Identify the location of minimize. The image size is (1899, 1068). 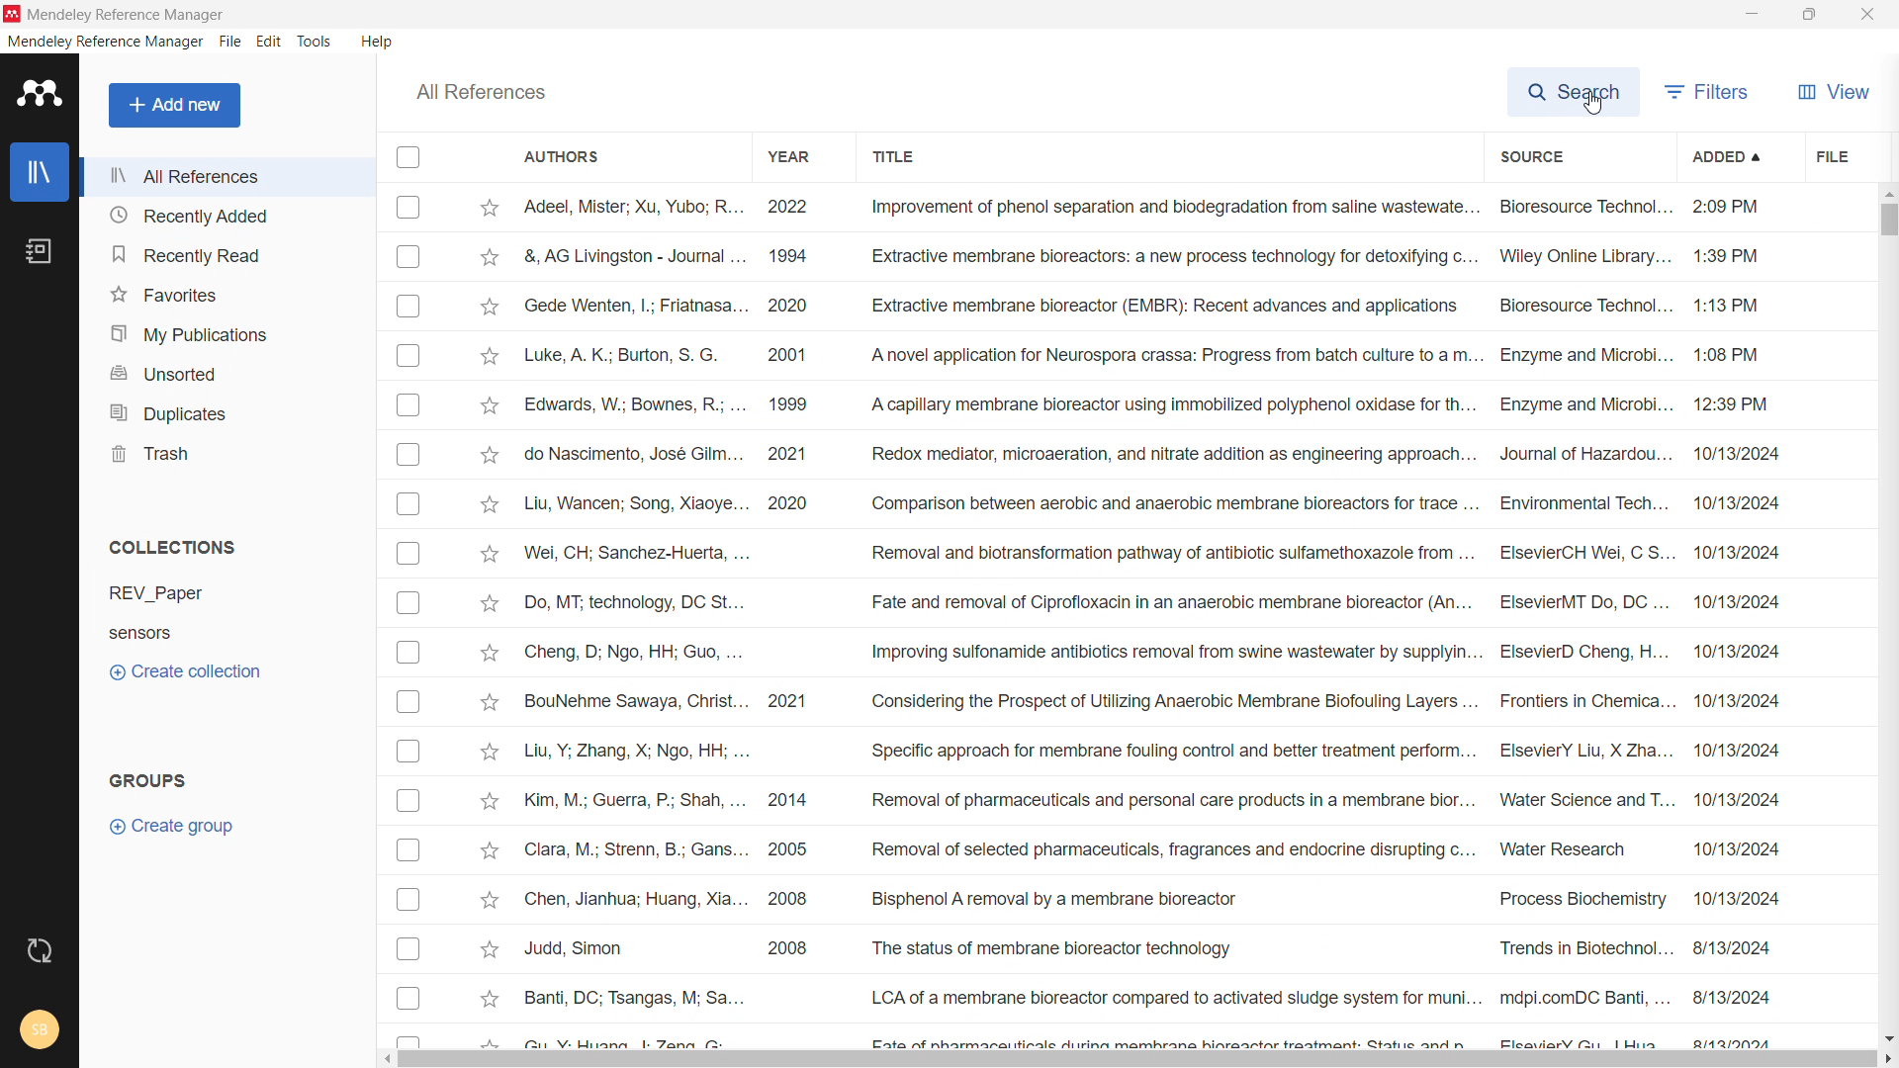
(1751, 13).